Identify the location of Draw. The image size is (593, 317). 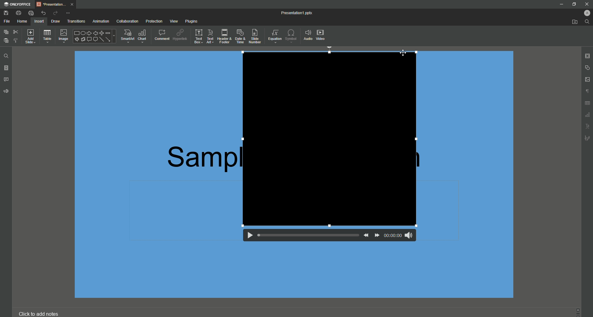
(56, 21).